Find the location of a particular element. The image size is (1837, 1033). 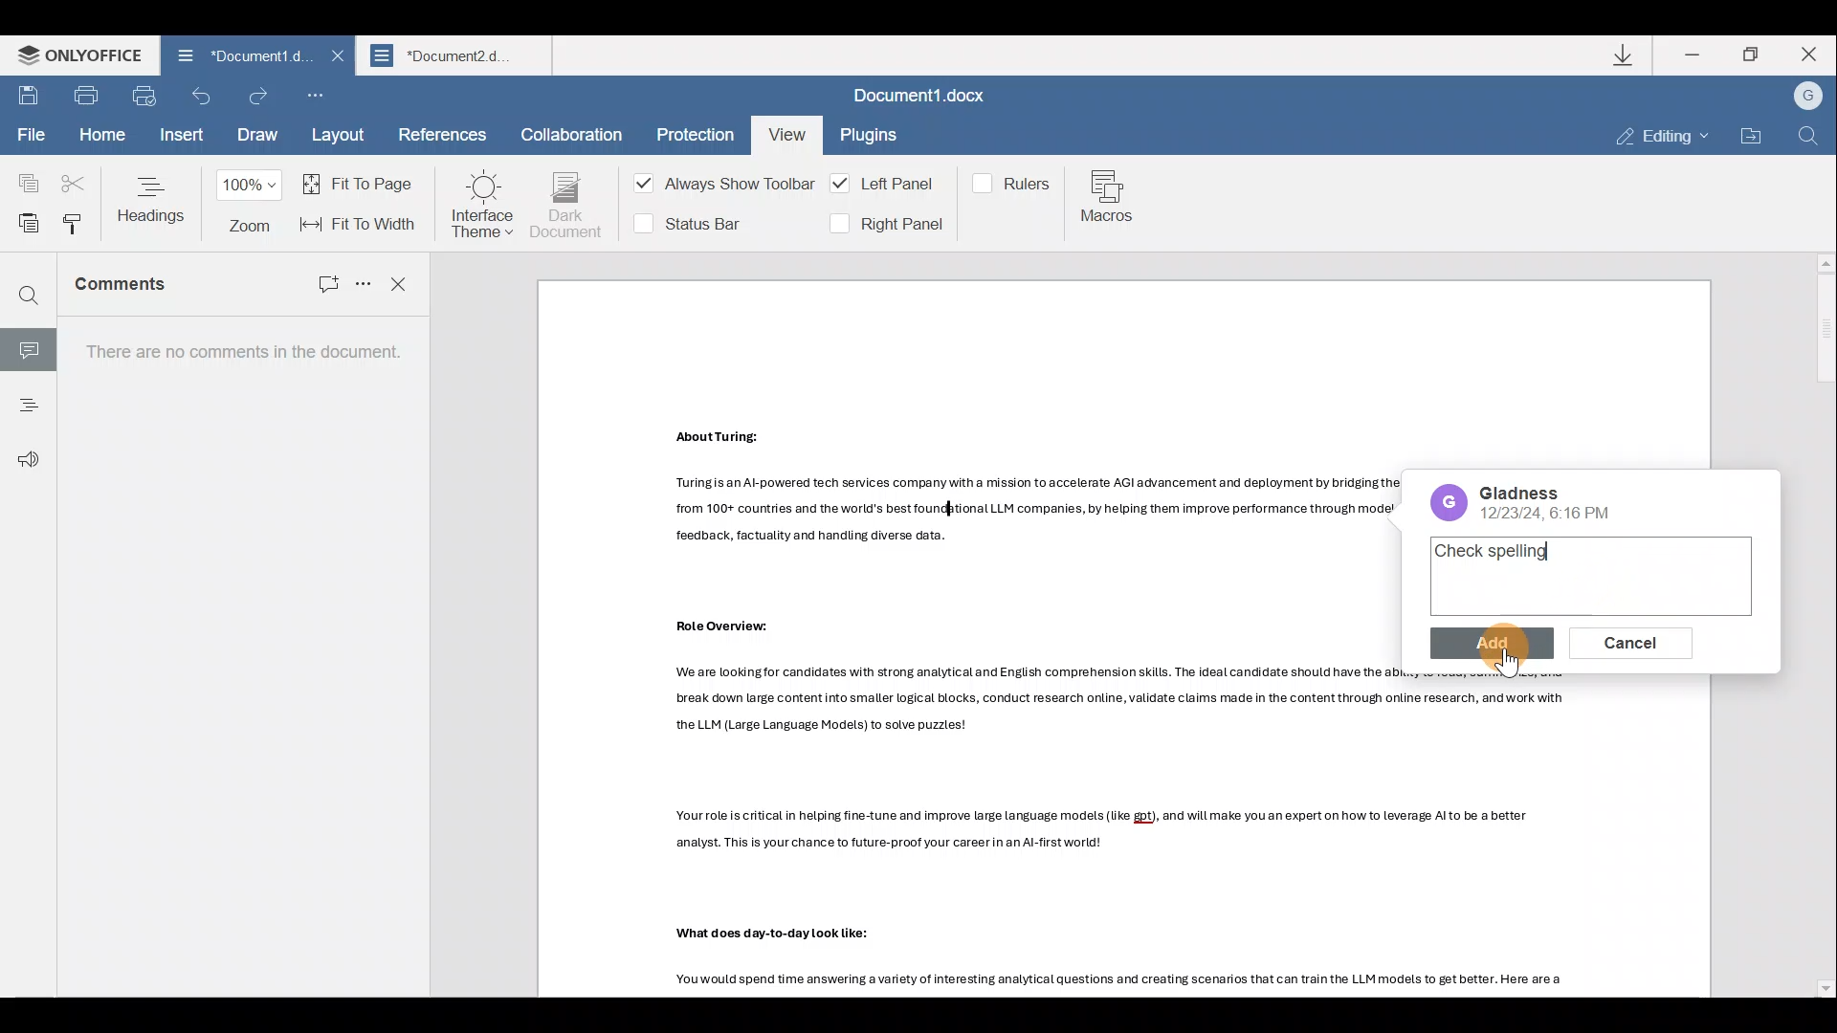

Status bar is located at coordinates (696, 222).